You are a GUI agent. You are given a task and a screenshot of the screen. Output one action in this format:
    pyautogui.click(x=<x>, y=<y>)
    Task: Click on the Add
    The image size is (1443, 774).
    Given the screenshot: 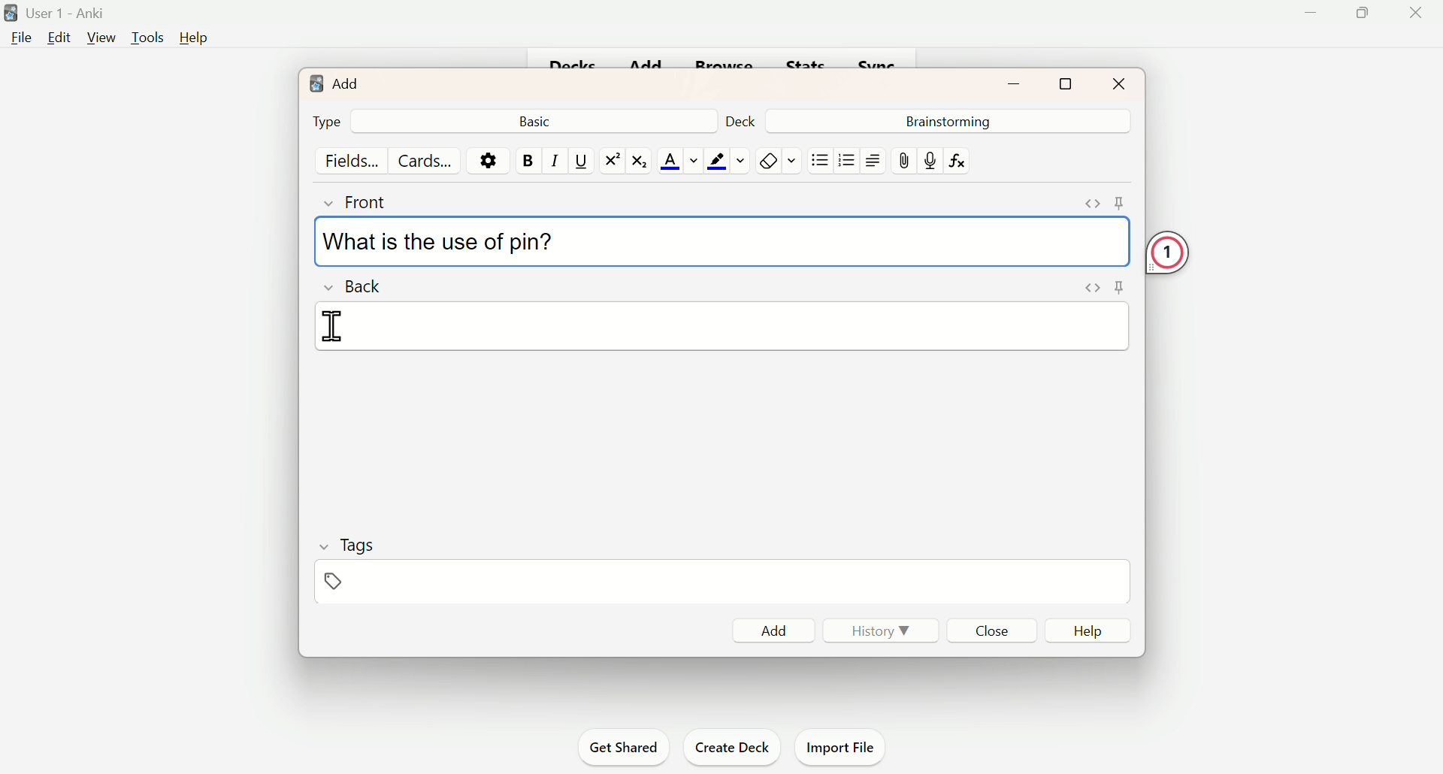 What is the action you would take?
    pyautogui.click(x=774, y=630)
    